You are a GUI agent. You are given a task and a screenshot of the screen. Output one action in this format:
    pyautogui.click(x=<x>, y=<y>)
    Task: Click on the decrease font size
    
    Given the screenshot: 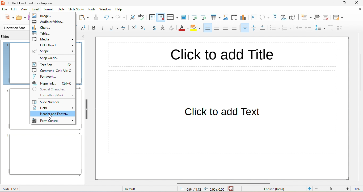 What is the action you would take?
    pyautogui.click(x=84, y=28)
    